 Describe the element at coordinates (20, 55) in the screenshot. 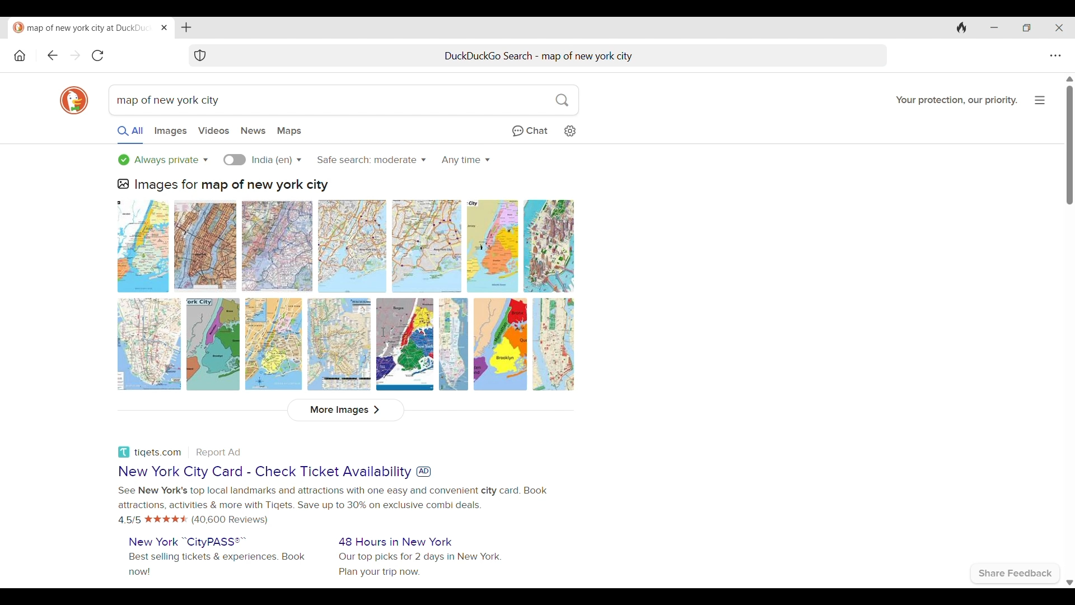

I see `Home` at that location.